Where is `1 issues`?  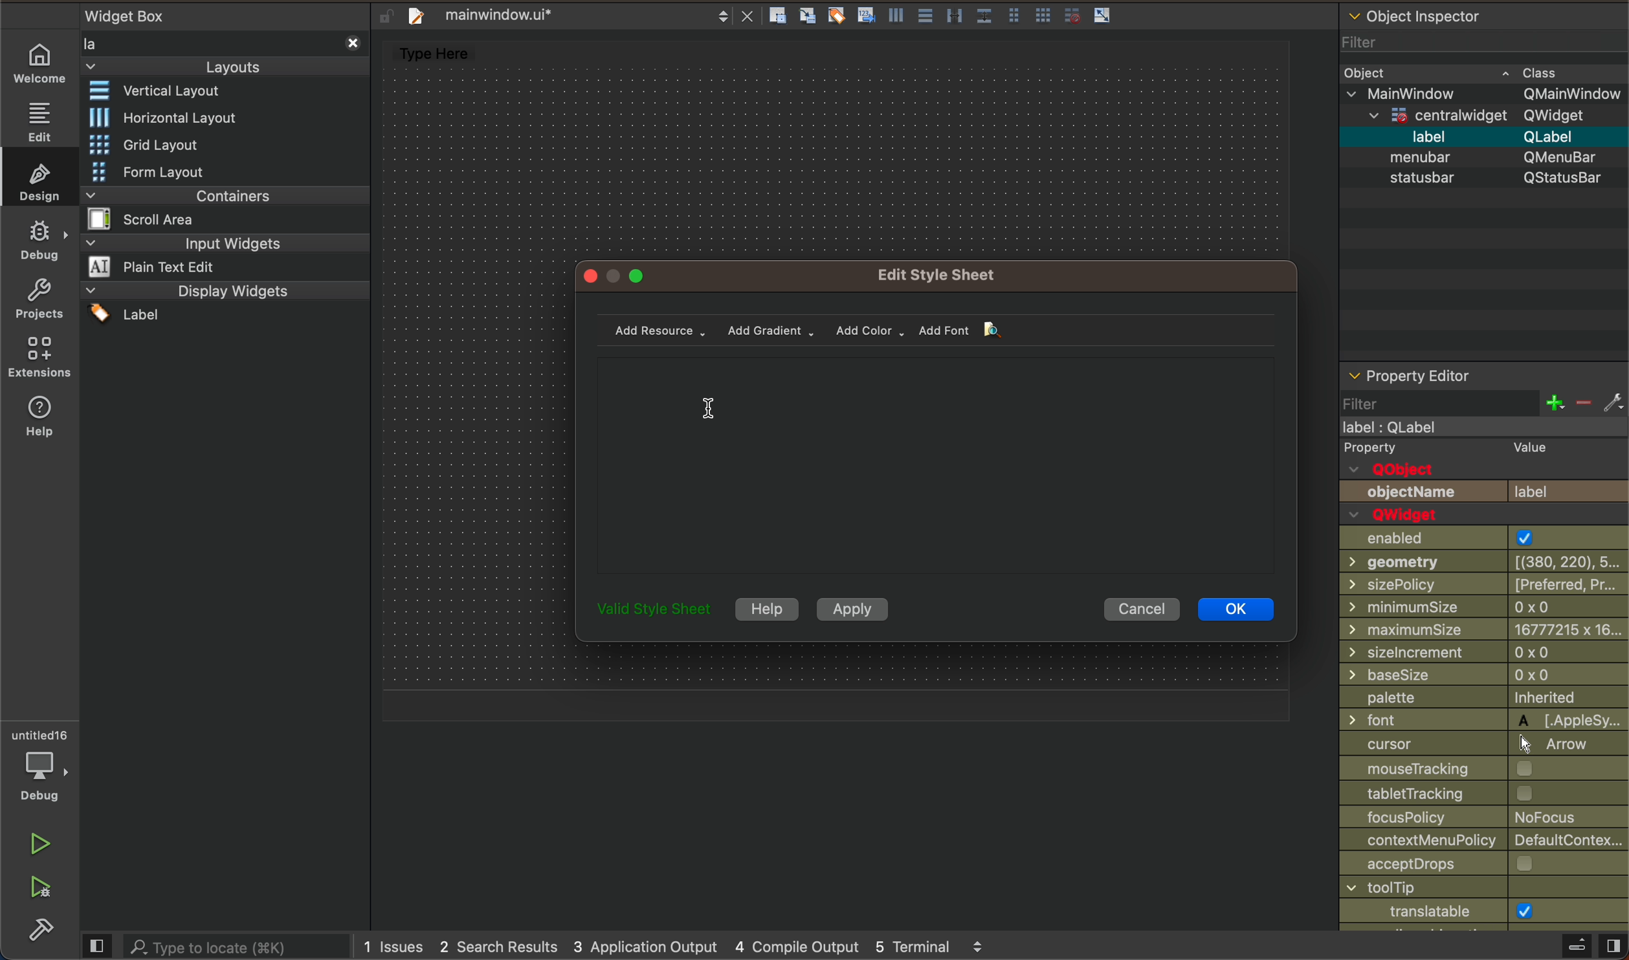
1 issues is located at coordinates (392, 944).